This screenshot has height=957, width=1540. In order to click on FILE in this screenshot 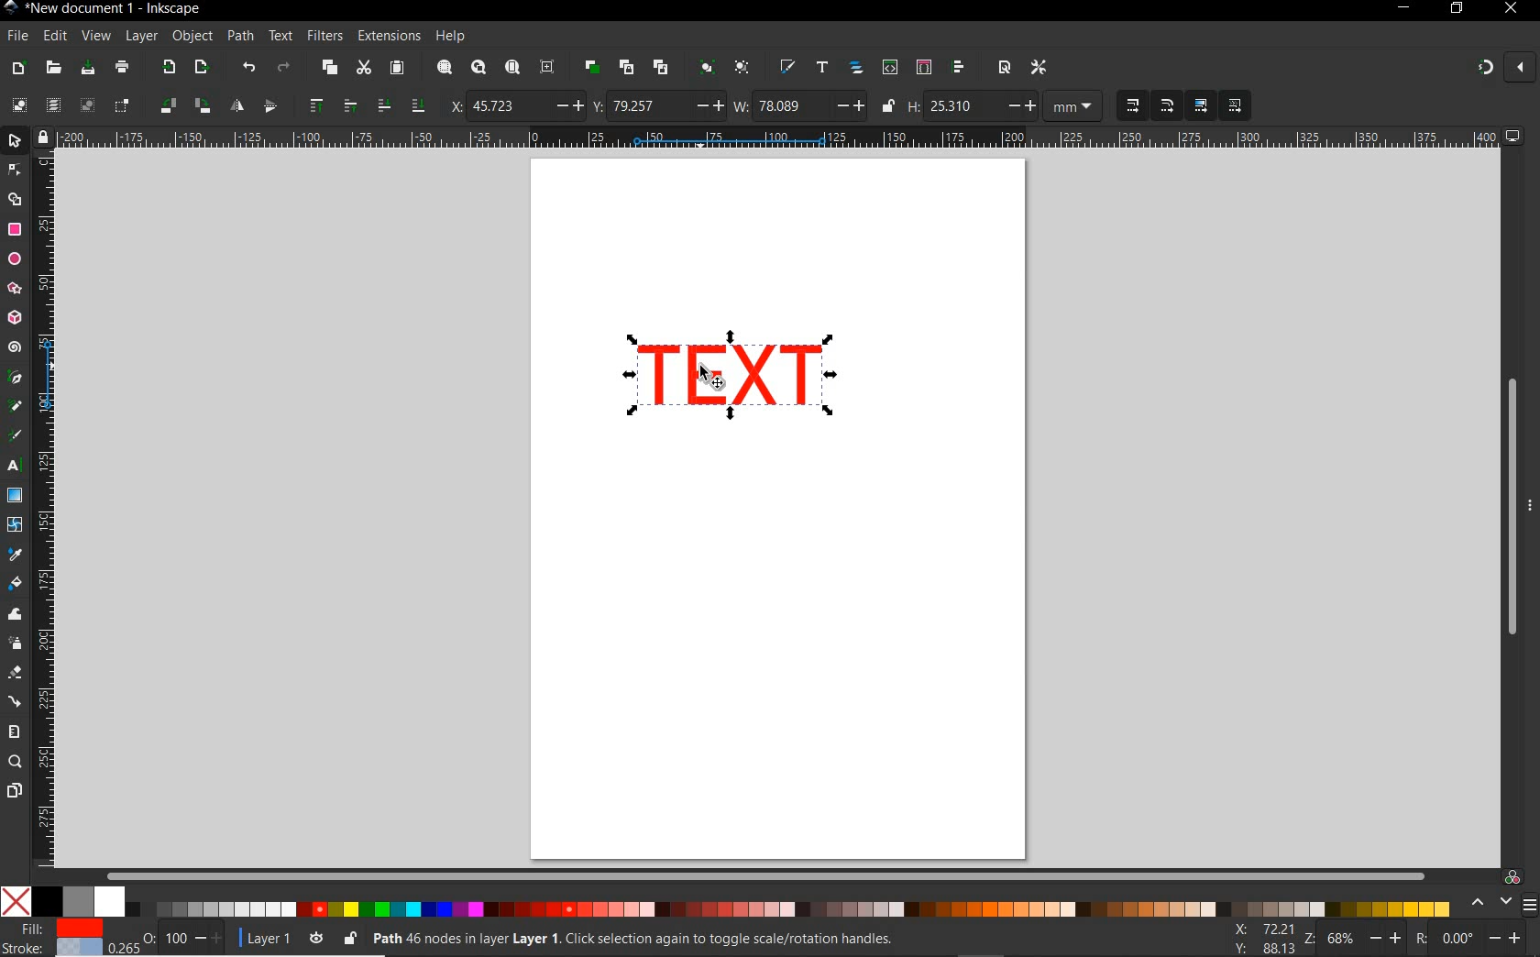, I will do `click(16, 37)`.